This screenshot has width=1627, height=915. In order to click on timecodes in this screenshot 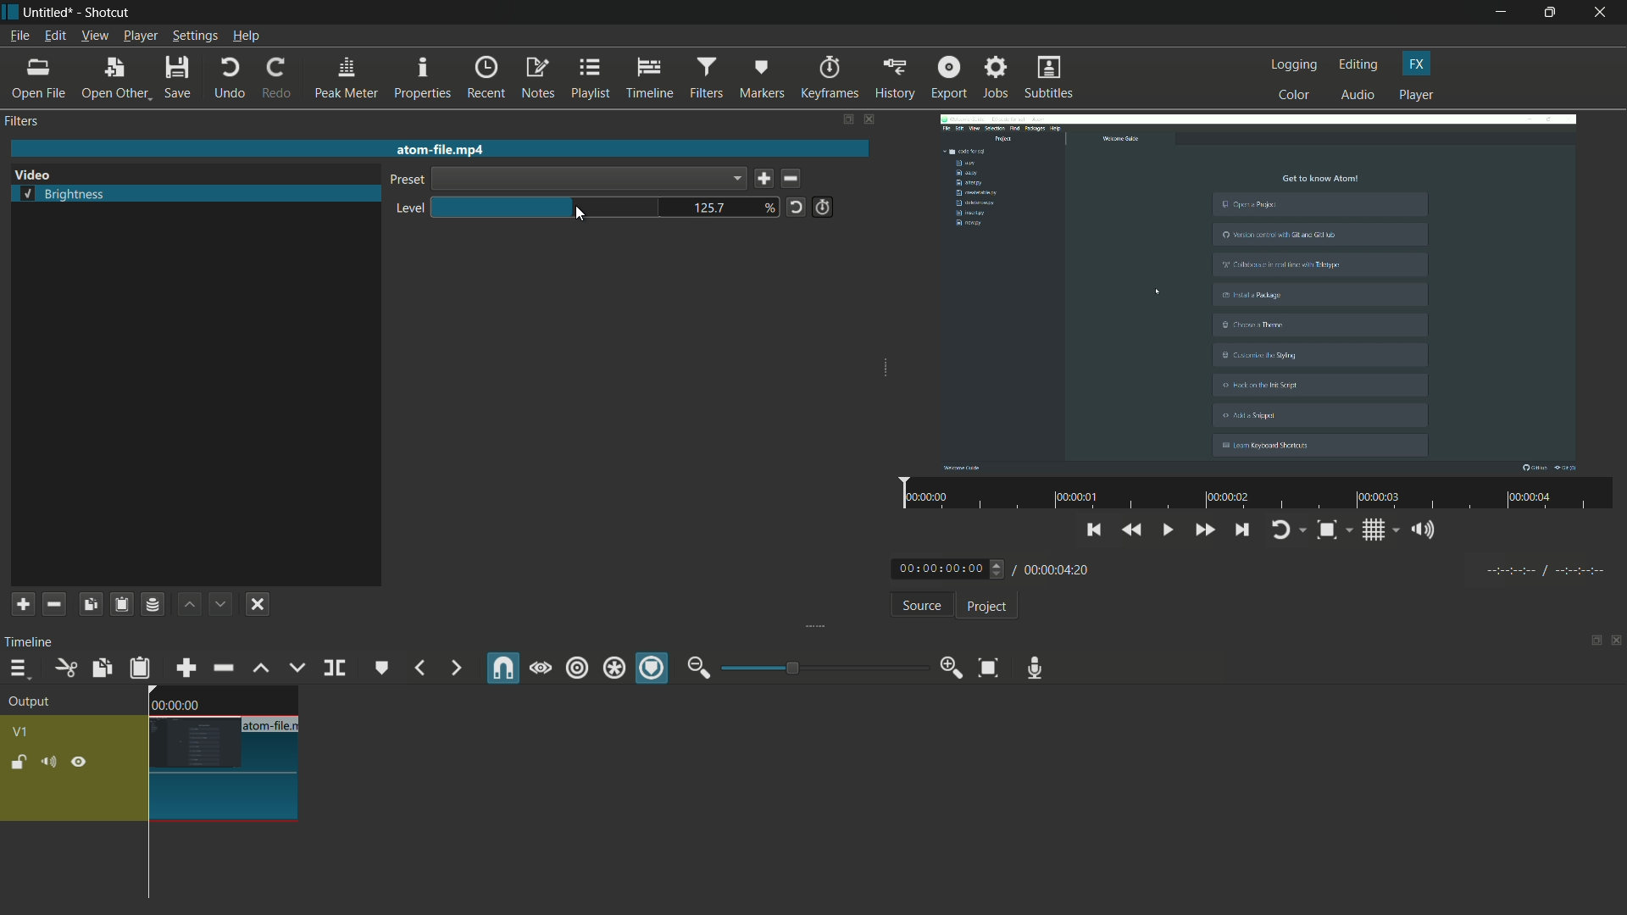, I will do `click(1543, 568)`.